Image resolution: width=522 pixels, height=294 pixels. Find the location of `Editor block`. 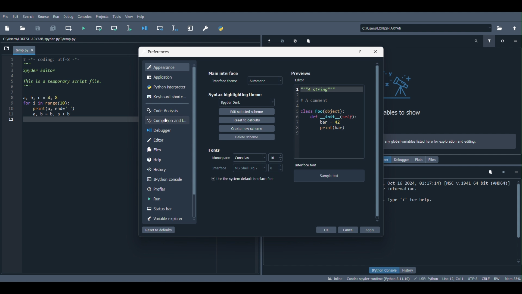

Editor block is located at coordinates (330, 122).